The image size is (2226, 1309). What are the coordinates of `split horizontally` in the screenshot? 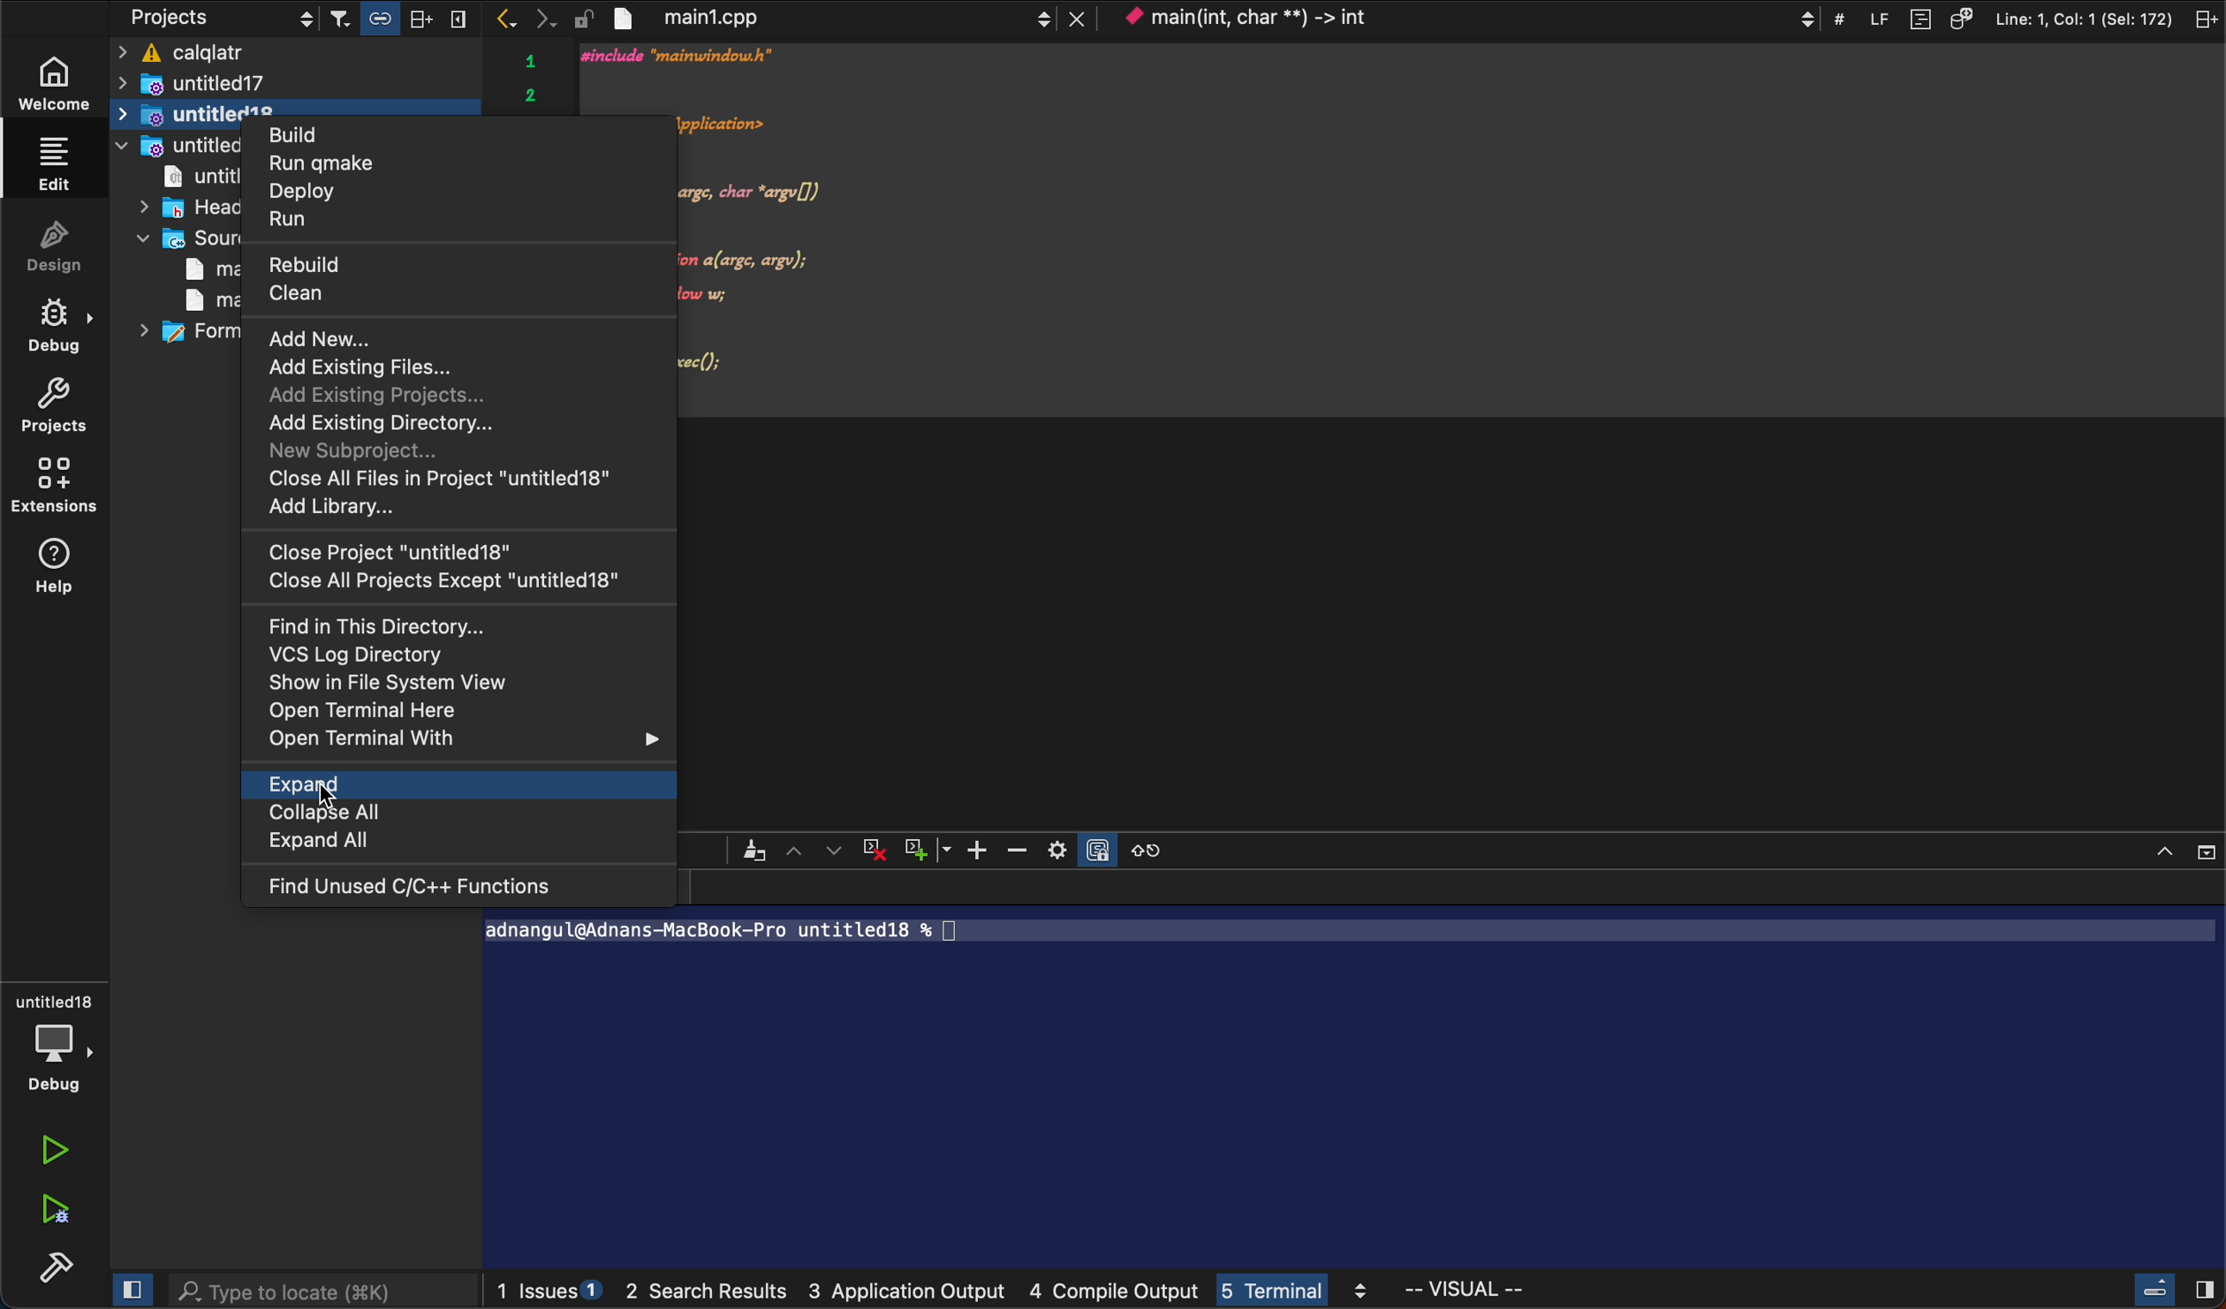 It's located at (420, 15).